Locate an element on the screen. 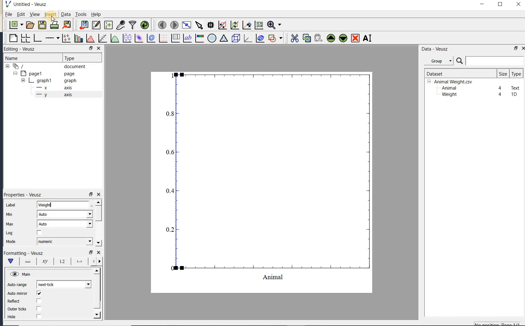 Image resolution: width=525 pixels, height=326 pixels. check/uncheck is located at coordinates (38, 316).